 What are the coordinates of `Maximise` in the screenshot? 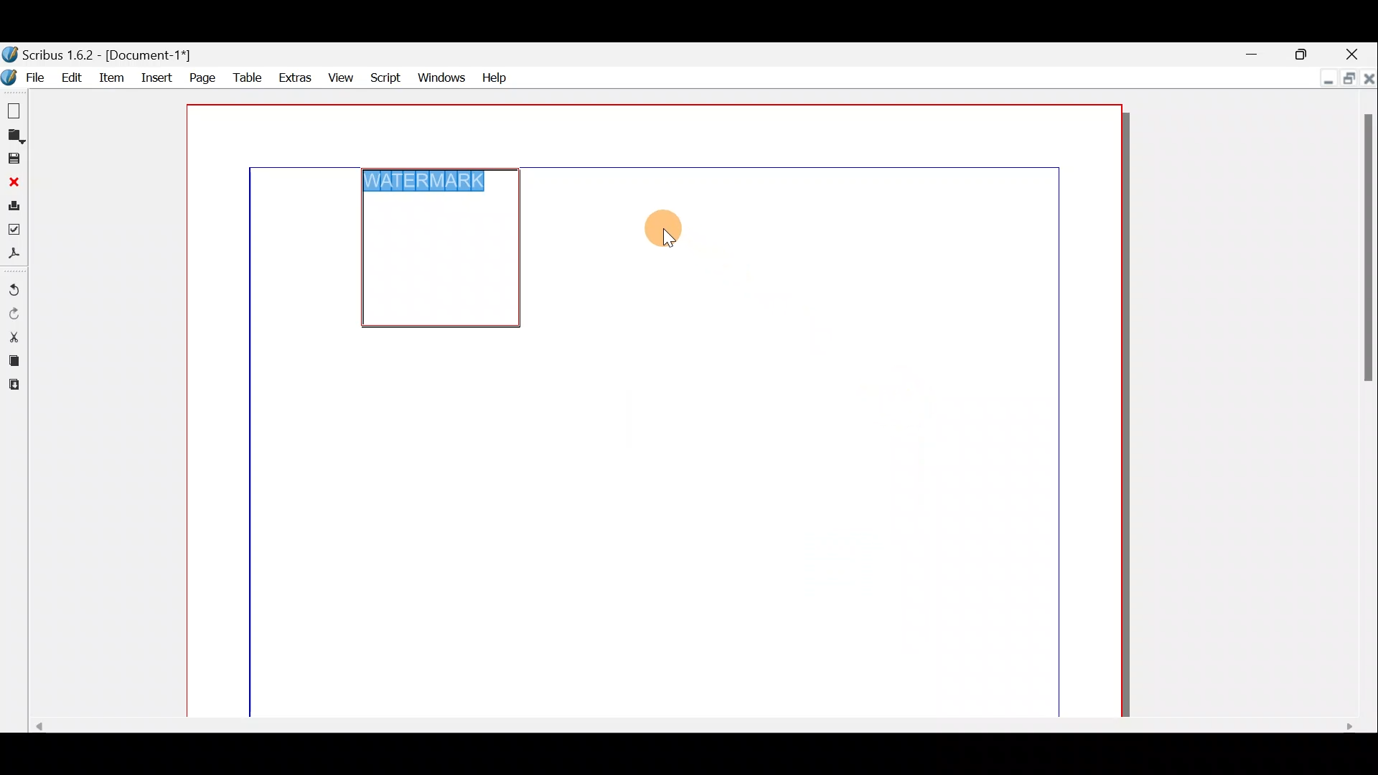 It's located at (1347, 77).